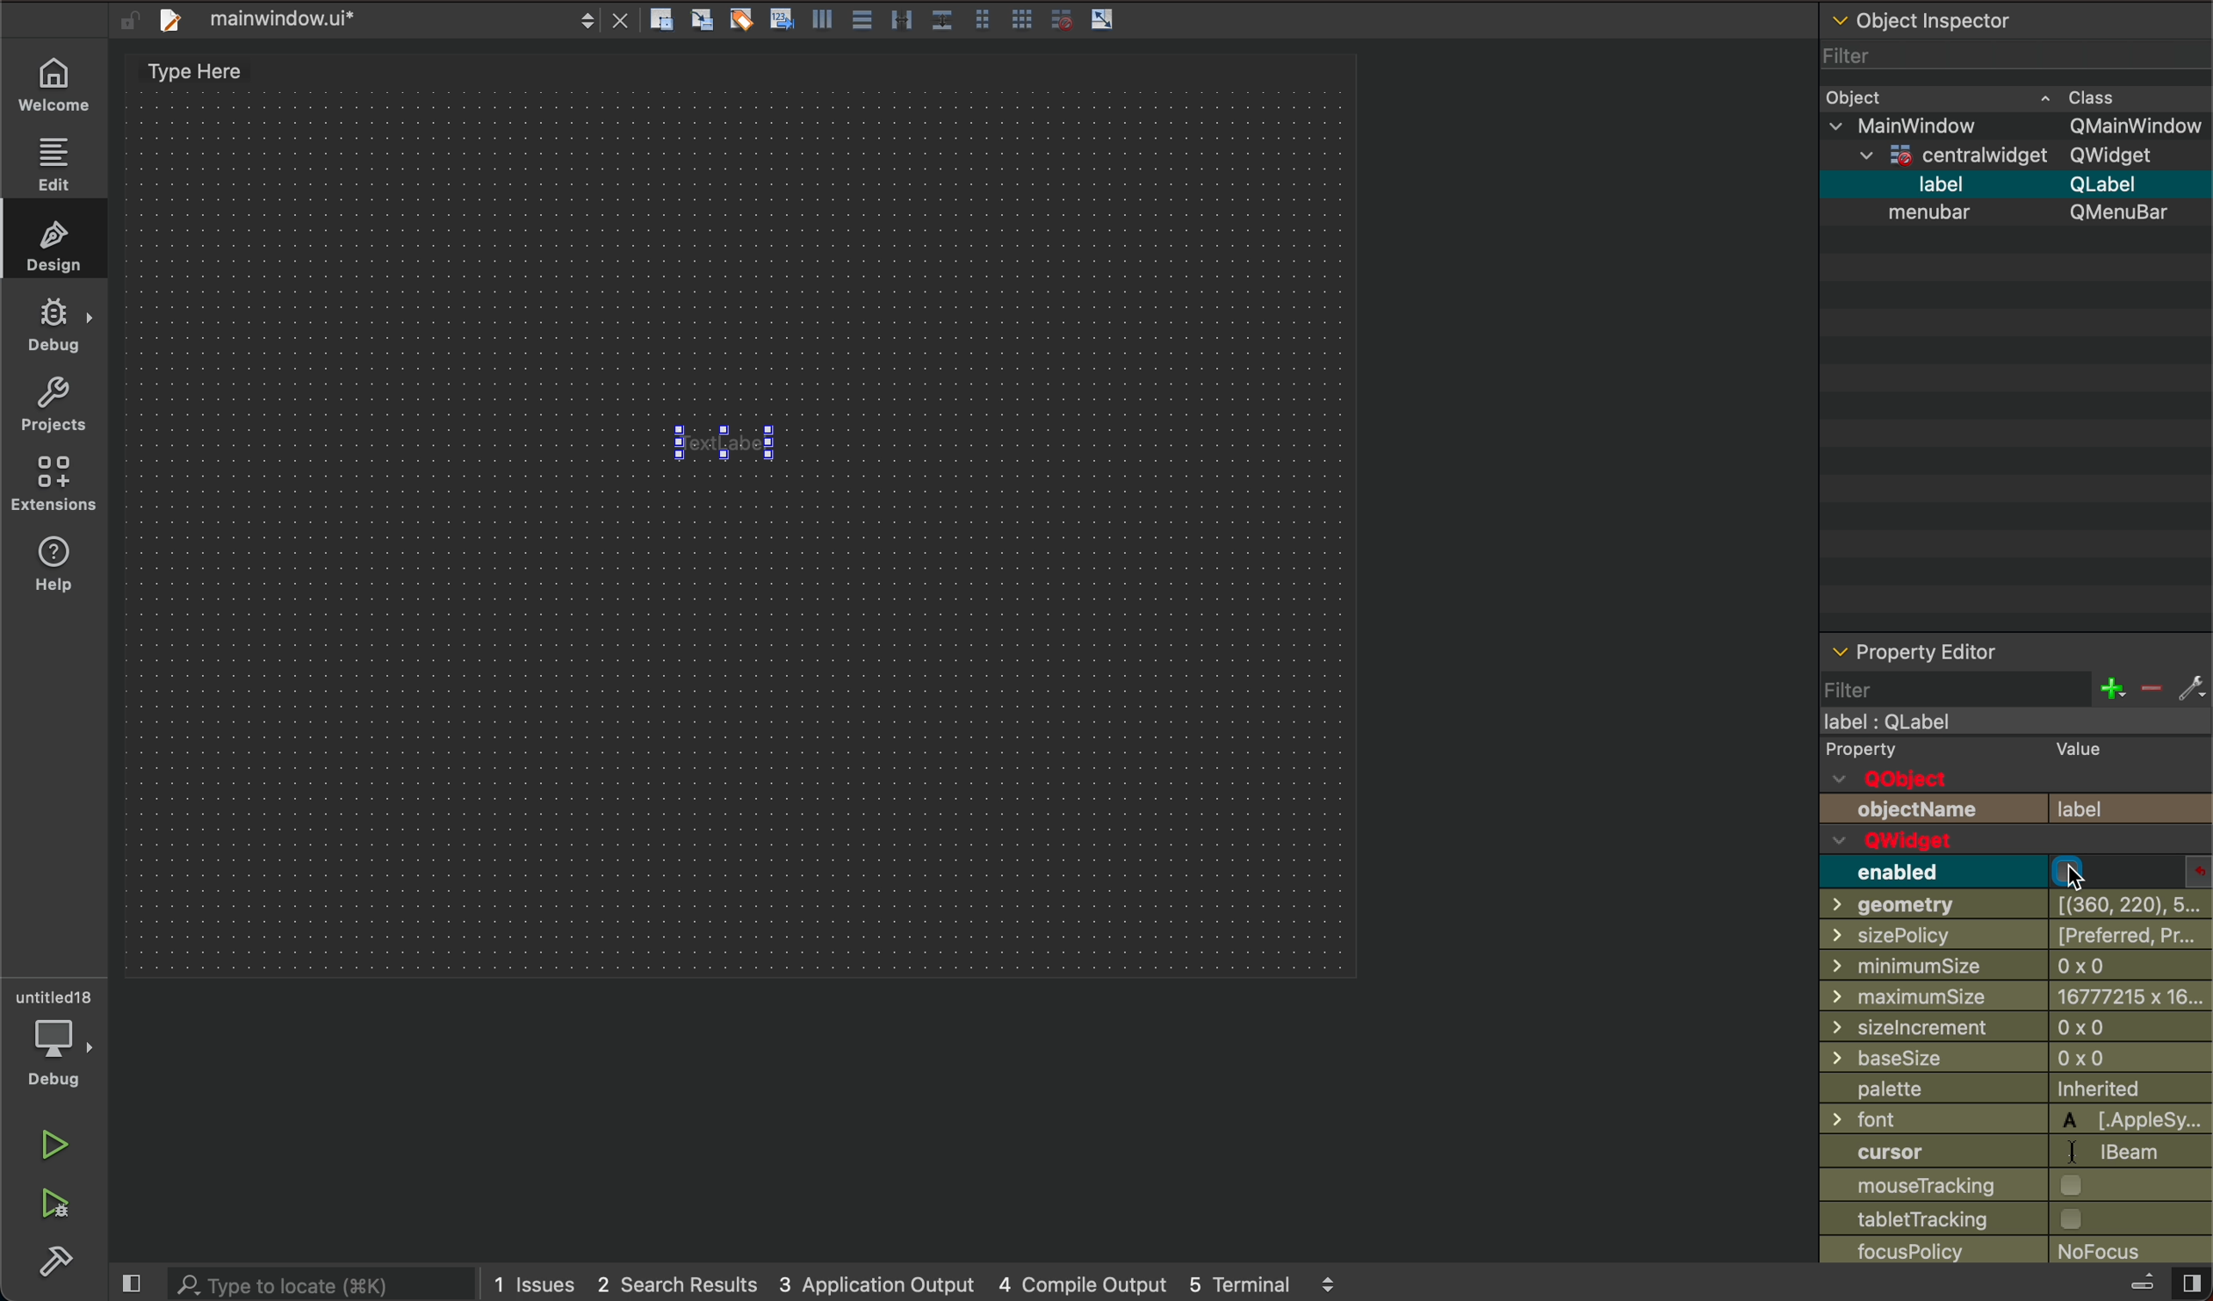 Image resolution: width=2213 pixels, height=1301 pixels. Describe the element at coordinates (2129, 937) in the screenshot. I see `[preferres, pr...` at that location.